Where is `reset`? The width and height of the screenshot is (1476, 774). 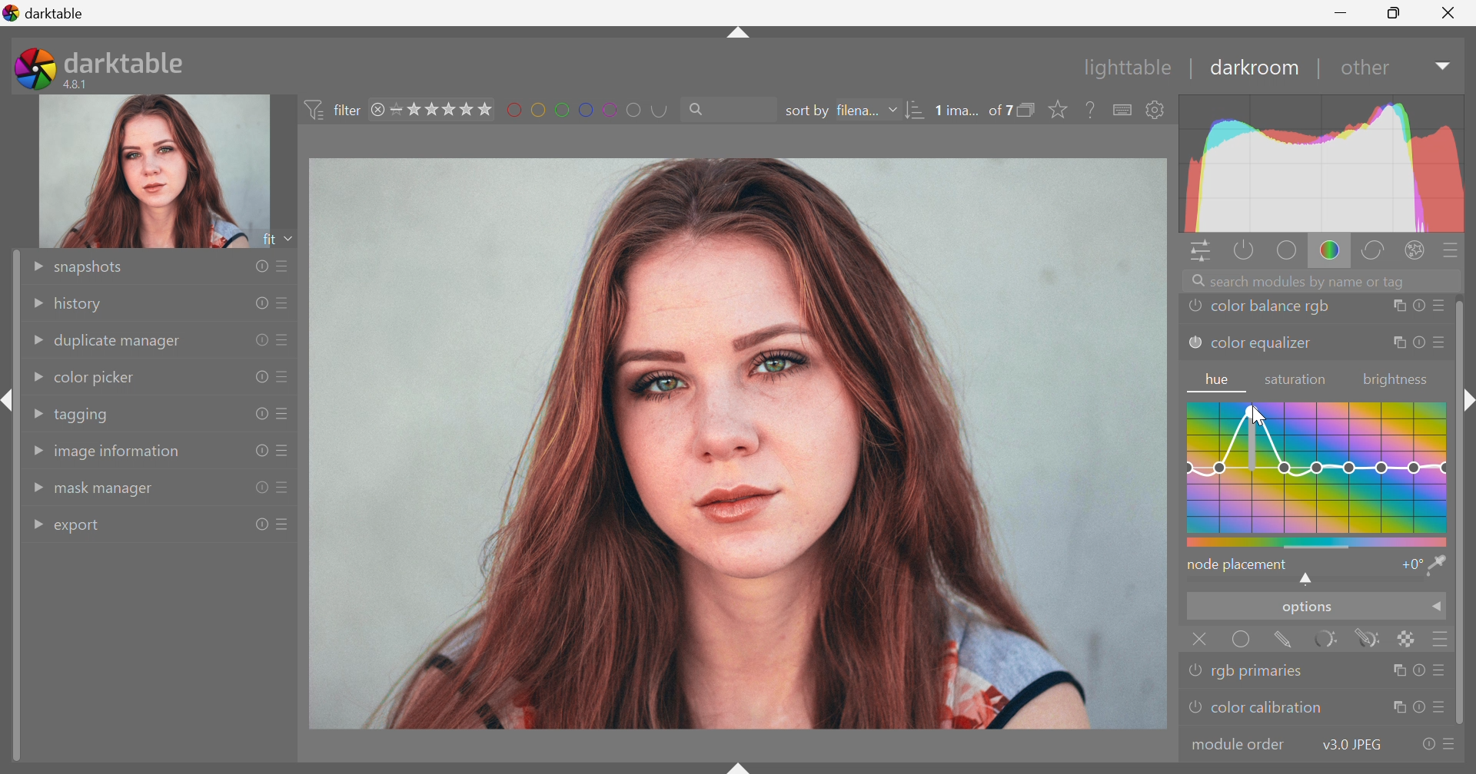 reset is located at coordinates (261, 301).